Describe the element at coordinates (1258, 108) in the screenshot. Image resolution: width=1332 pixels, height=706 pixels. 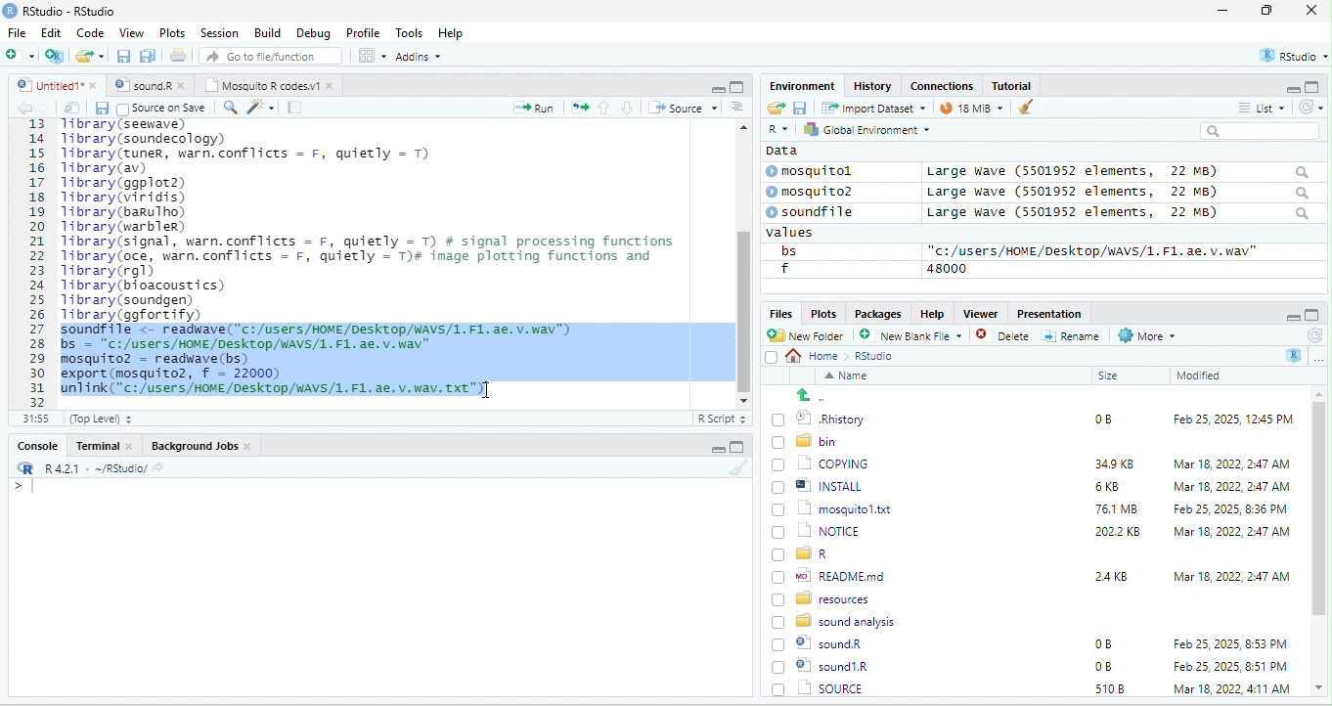
I see `= List ~` at that location.